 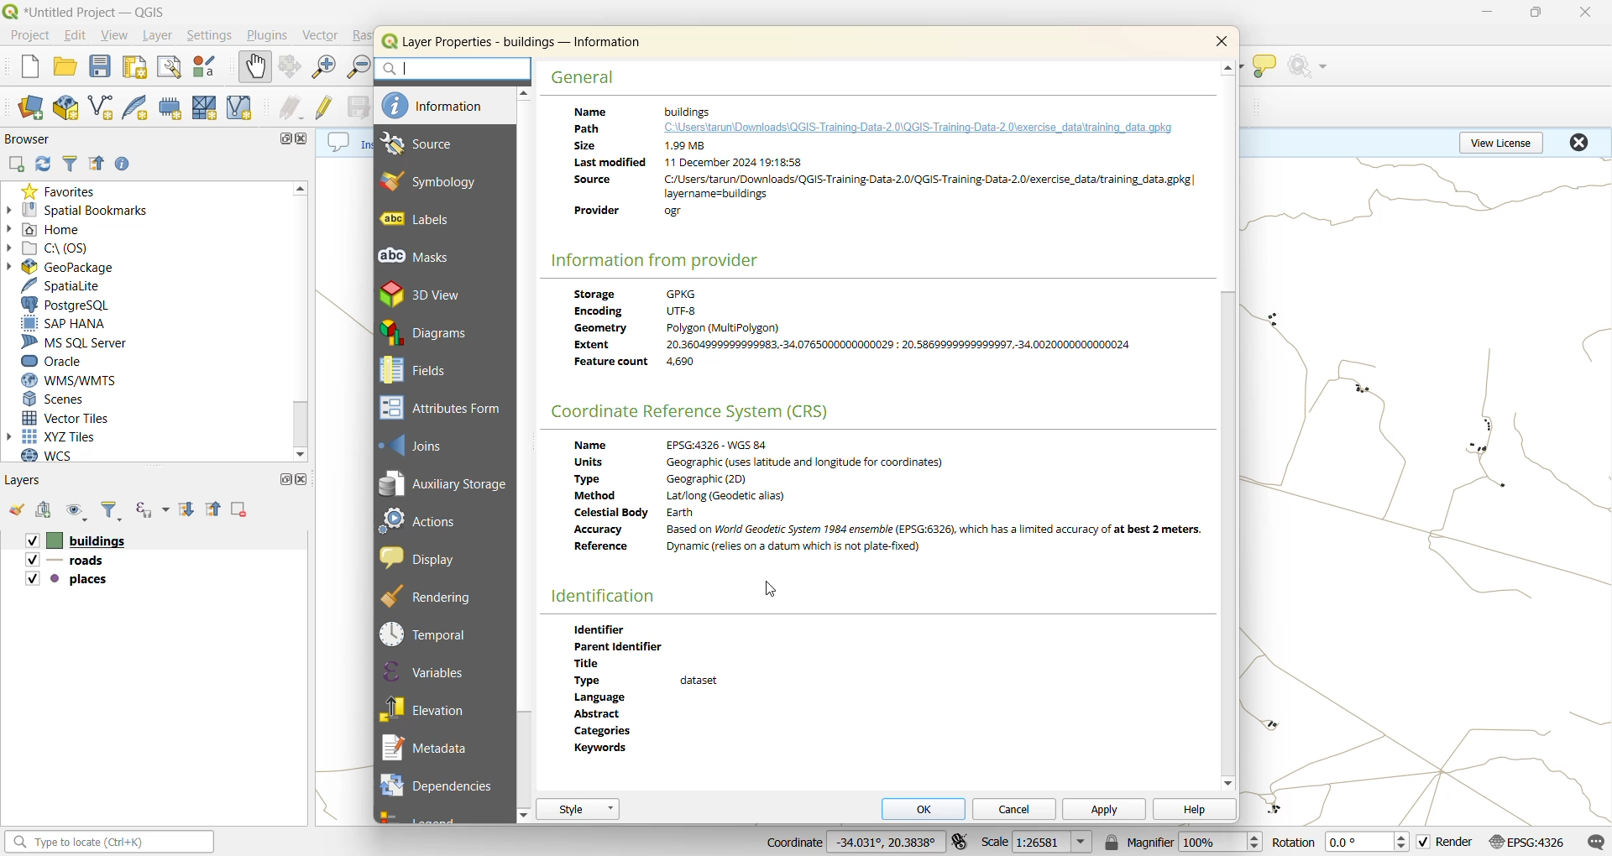 I want to click on open, so click(x=13, y=510).